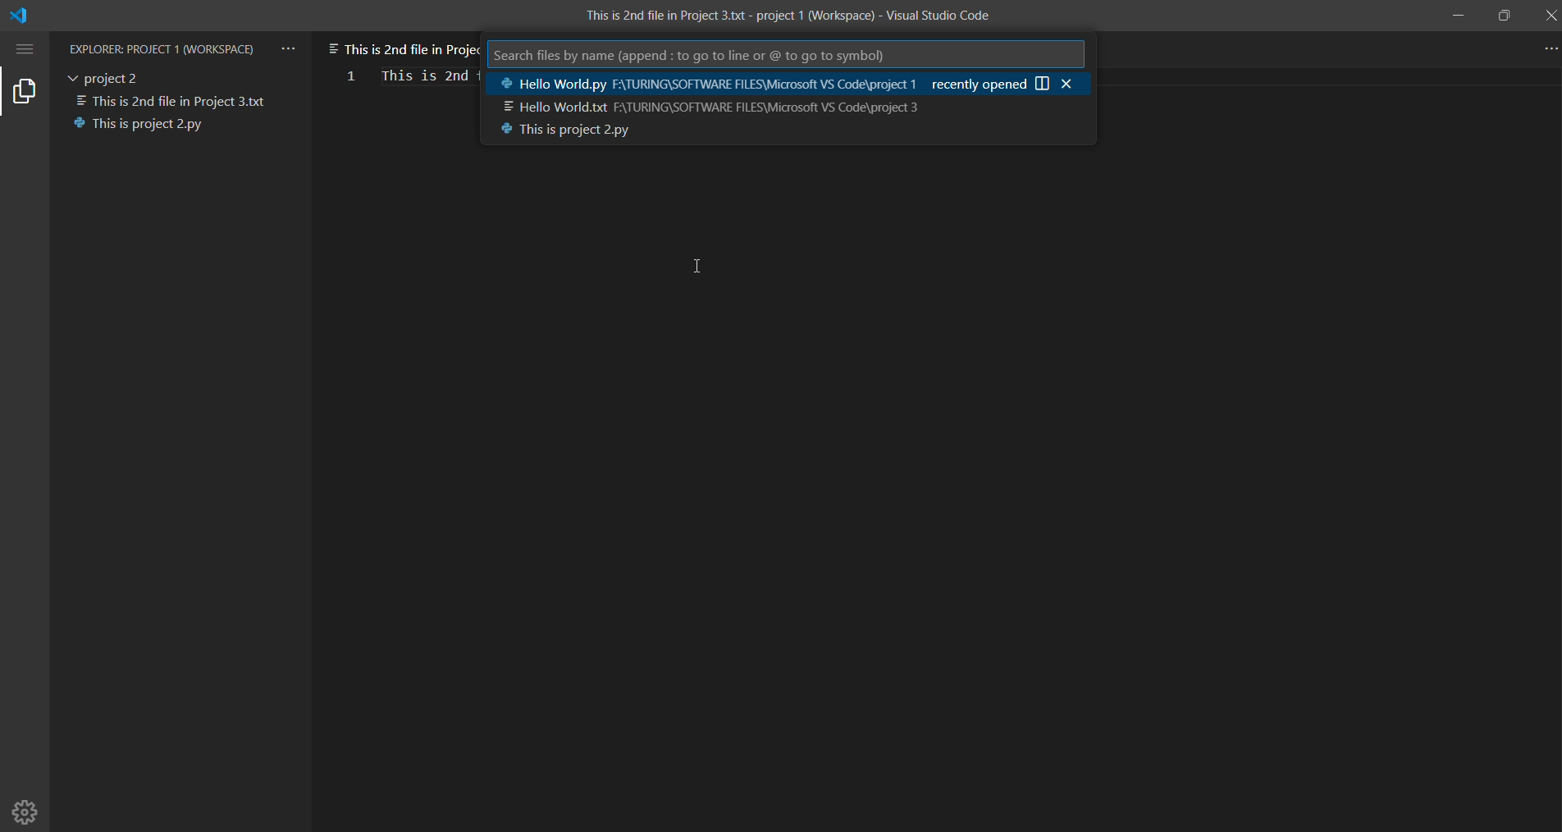 The height and width of the screenshot is (832, 1562). Describe the element at coordinates (708, 107) in the screenshot. I see `Hello World.txt FATURING\SOFTWARE FILES\Microsoft VS Code\project 3` at that location.